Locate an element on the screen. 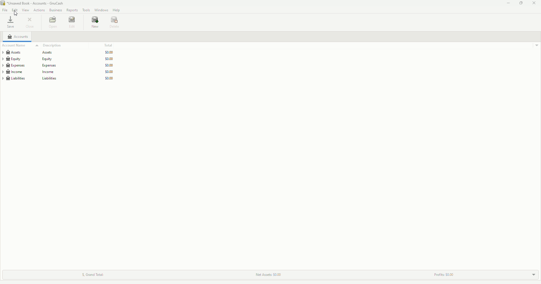 This screenshot has height=284, width=541. file name is located at coordinates (37, 3).